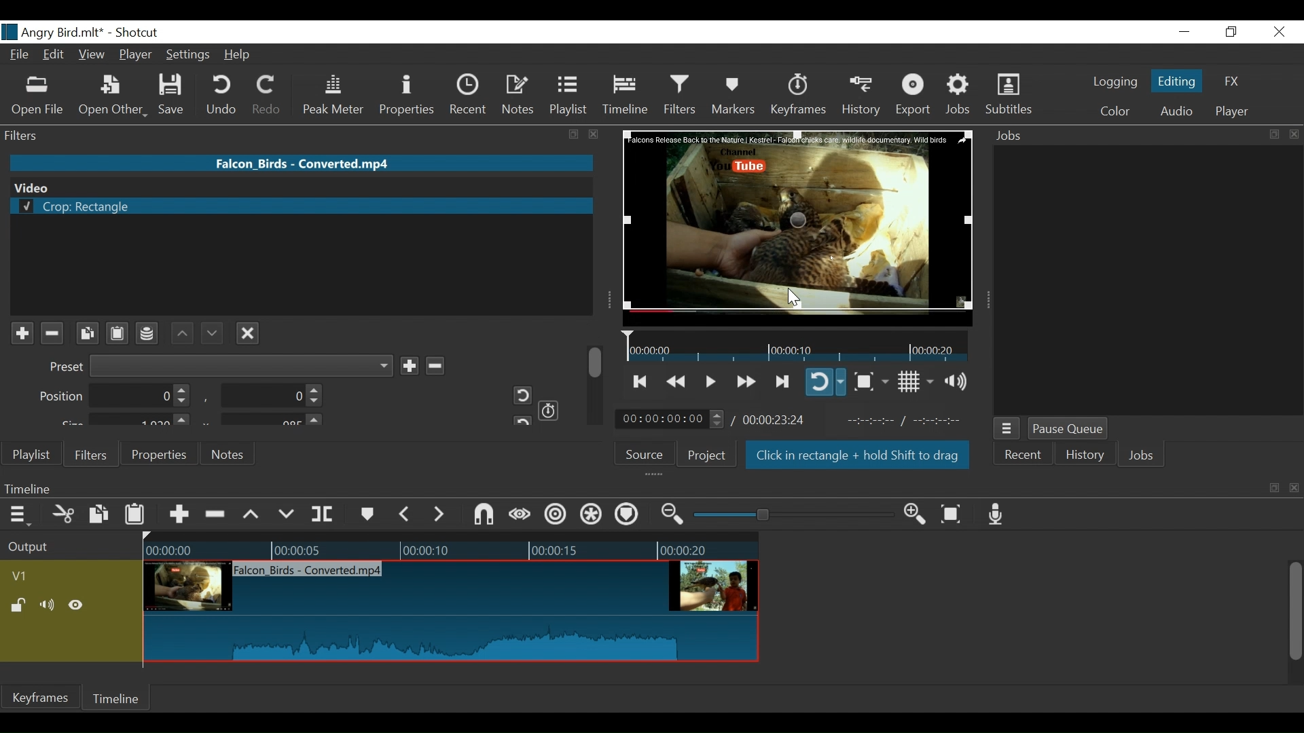 The height and width of the screenshot is (733, 1304). Describe the element at coordinates (471, 95) in the screenshot. I see `Recent` at that location.